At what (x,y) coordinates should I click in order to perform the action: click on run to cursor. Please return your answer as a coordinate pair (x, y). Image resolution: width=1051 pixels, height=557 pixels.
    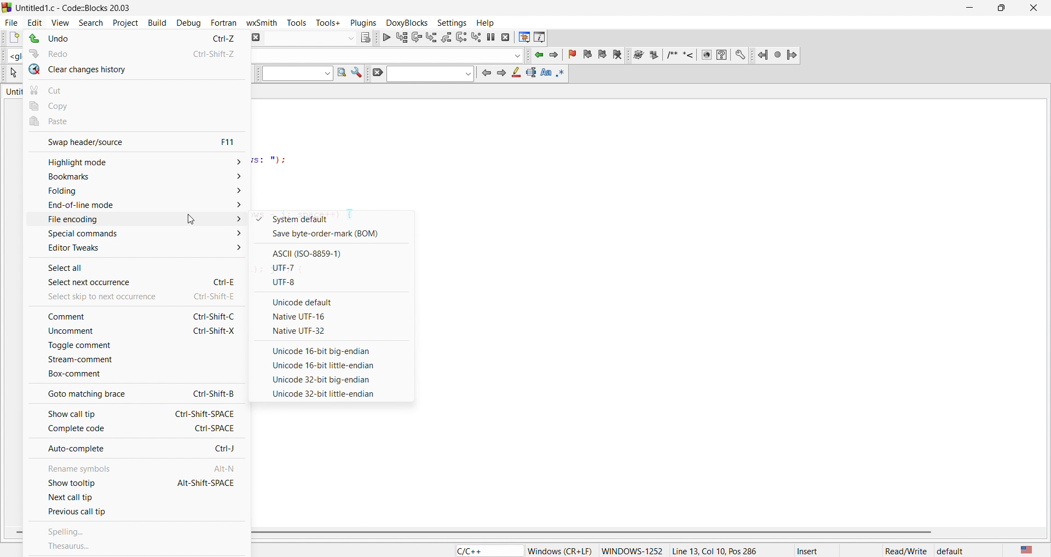
    Looking at the image, I should click on (401, 38).